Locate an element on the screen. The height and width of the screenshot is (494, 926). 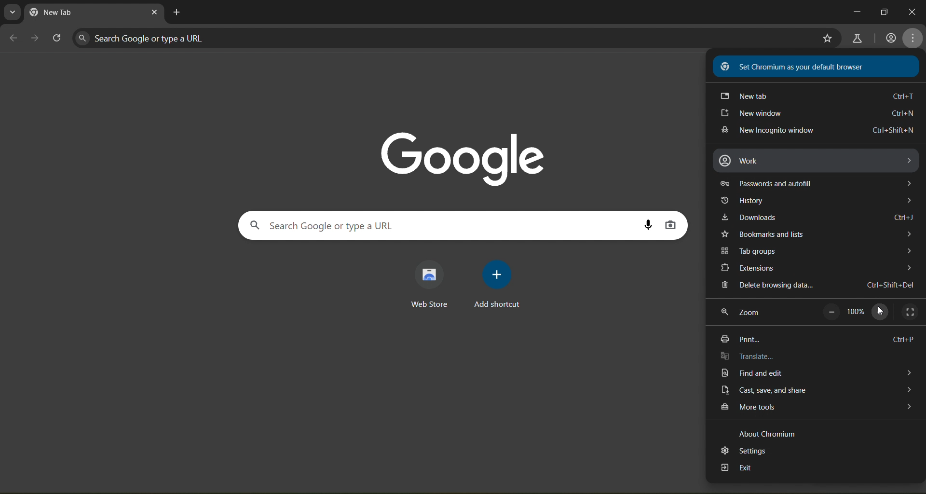
history is located at coordinates (818, 200).